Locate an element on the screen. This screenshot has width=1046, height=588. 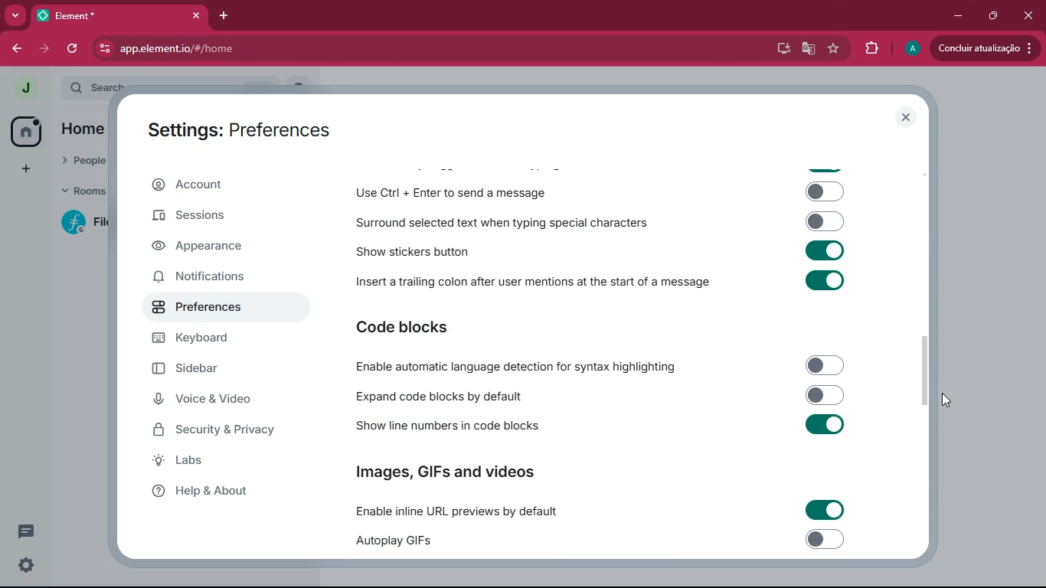
forward is located at coordinates (47, 48).